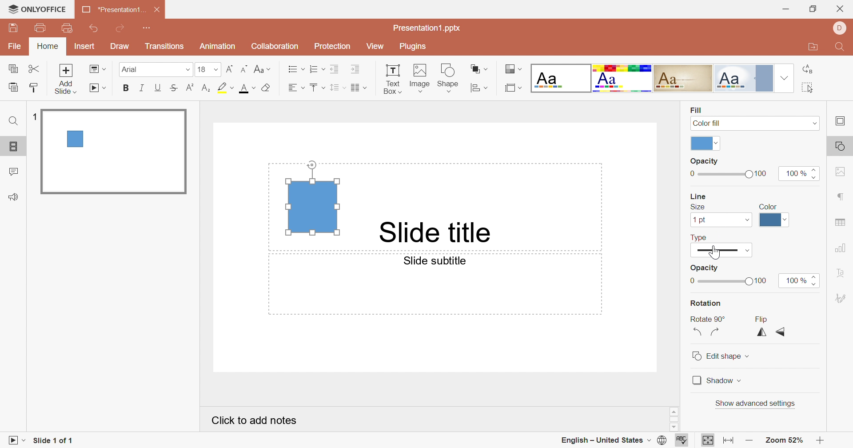 This screenshot has width=853, height=448. What do you see at coordinates (224, 88) in the screenshot?
I see `Highlight color` at bounding box center [224, 88].